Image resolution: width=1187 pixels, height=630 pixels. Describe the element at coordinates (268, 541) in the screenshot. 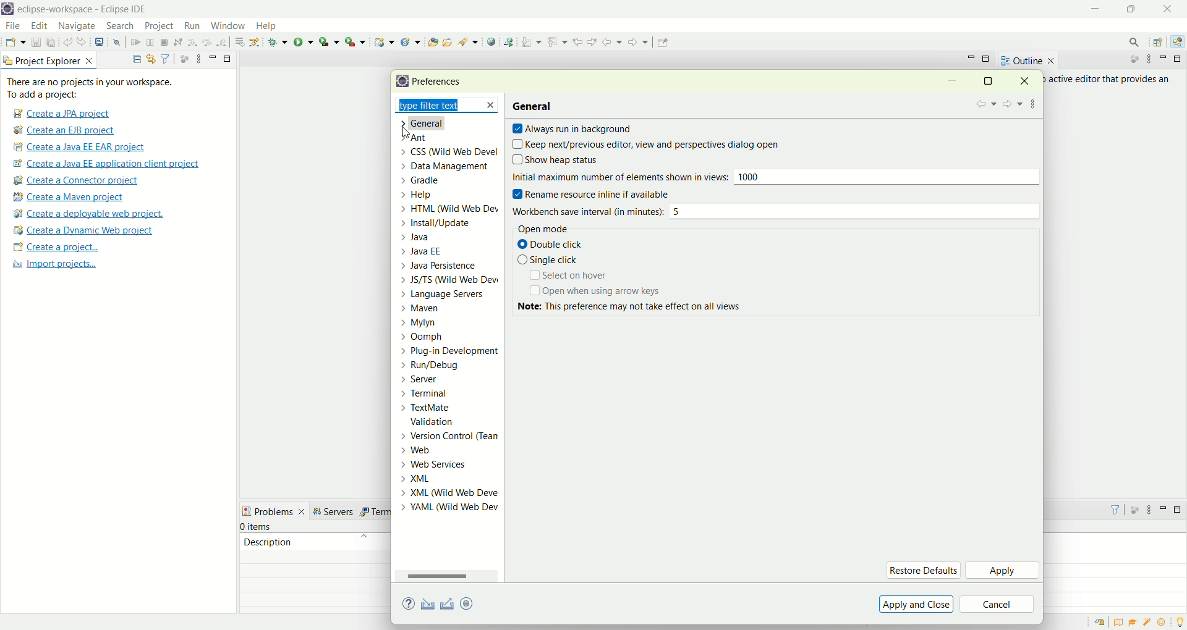

I see `description` at that location.